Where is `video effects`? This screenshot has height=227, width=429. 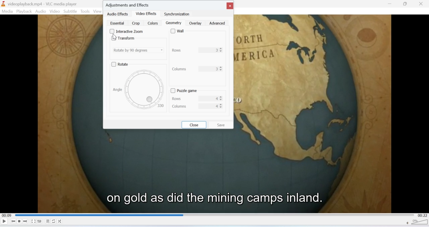
video effects is located at coordinates (147, 14).